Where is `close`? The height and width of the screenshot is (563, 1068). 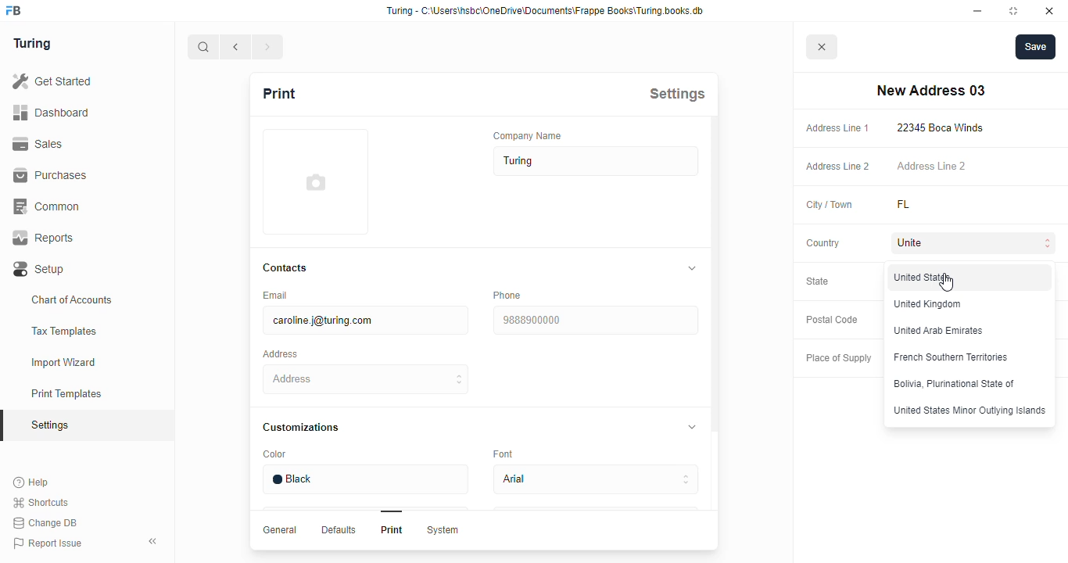 close is located at coordinates (1049, 11).